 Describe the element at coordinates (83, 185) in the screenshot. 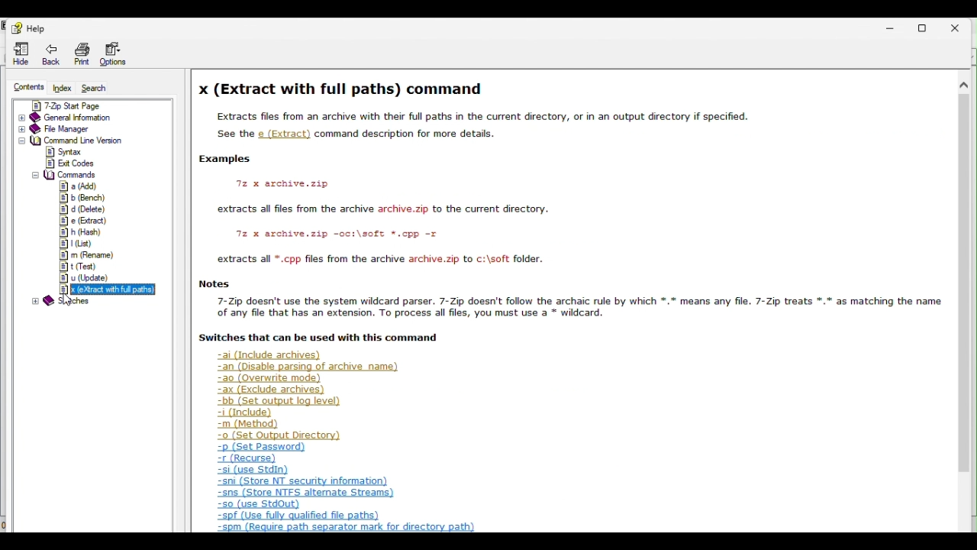

I see `a (Add)` at that location.